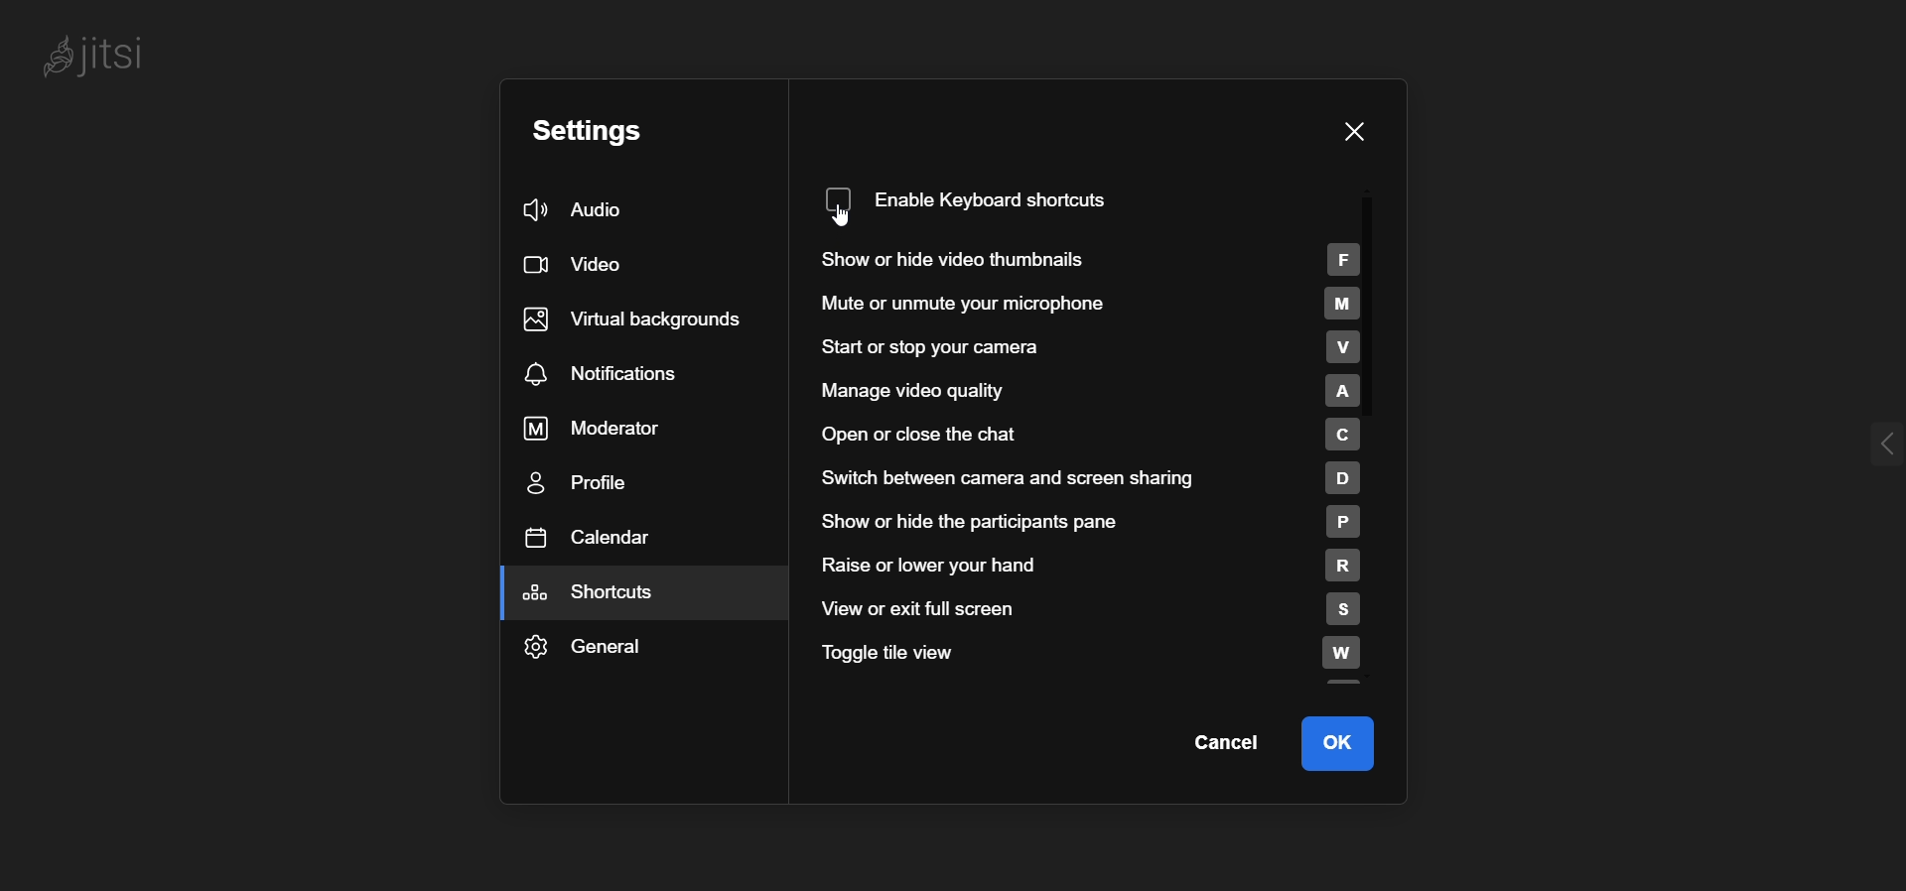 This screenshot has width=1906, height=891. What do you see at coordinates (1223, 746) in the screenshot?
I see `cancel` at bounding box center [1223, 746].